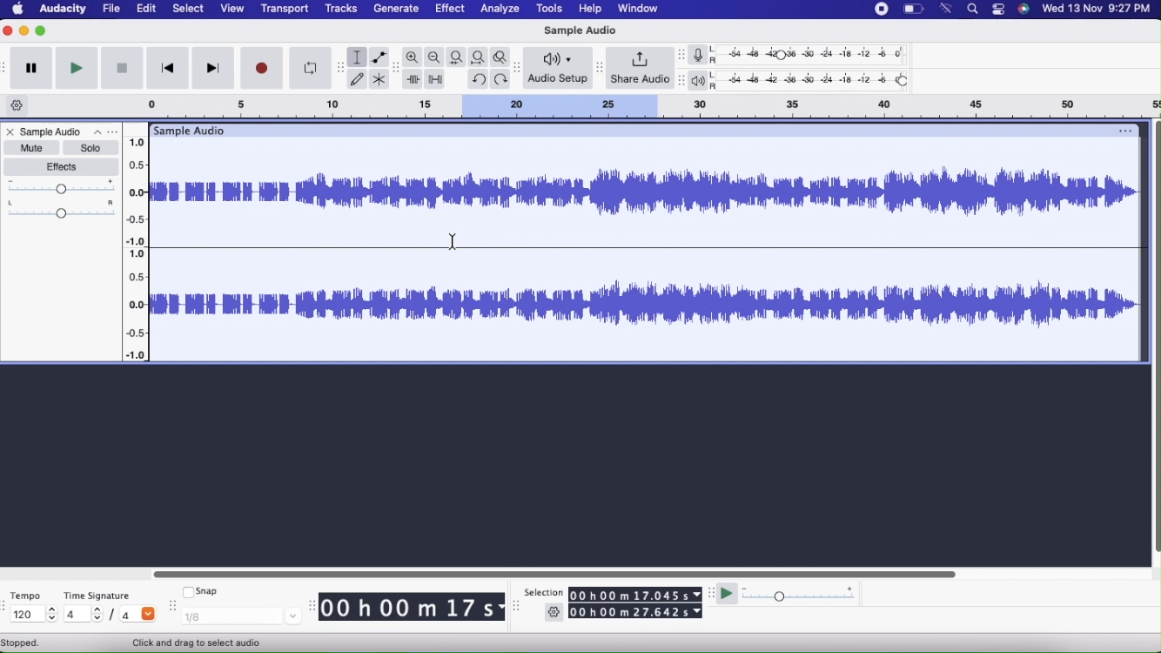  What do you see at coordinates (76, 68) in the screenshot?
I see `Play` at bounding box center [76, 68].